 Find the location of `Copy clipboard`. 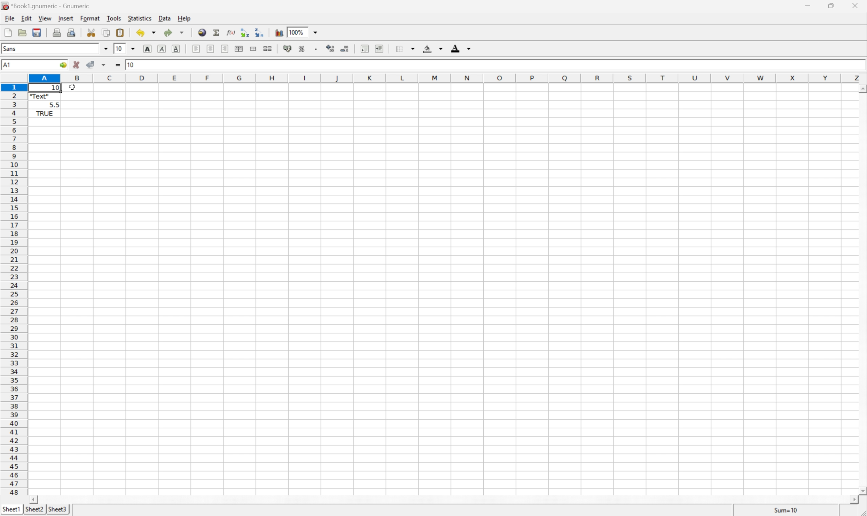

Copy clipboard is located at coordinates (106, 33).